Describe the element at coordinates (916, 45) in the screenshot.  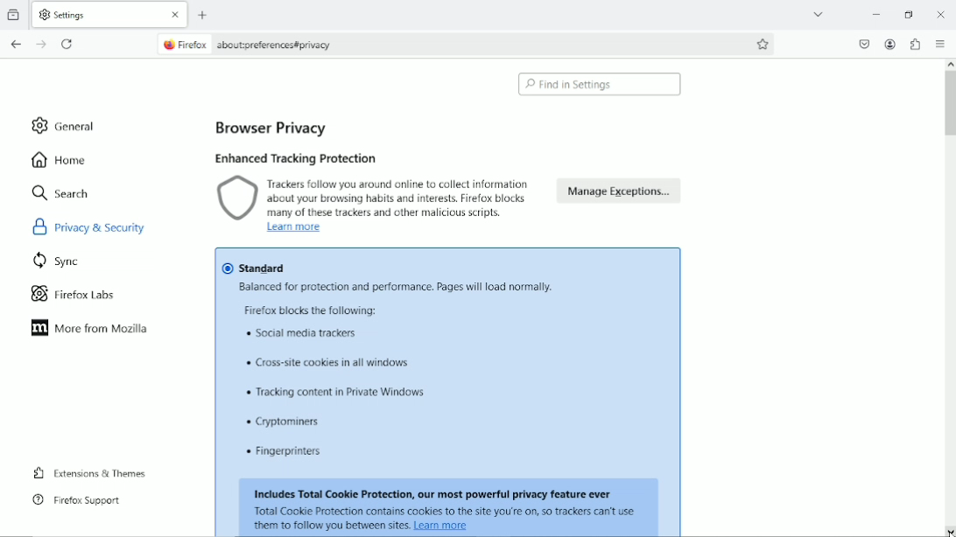
I see `extensions` at that location.